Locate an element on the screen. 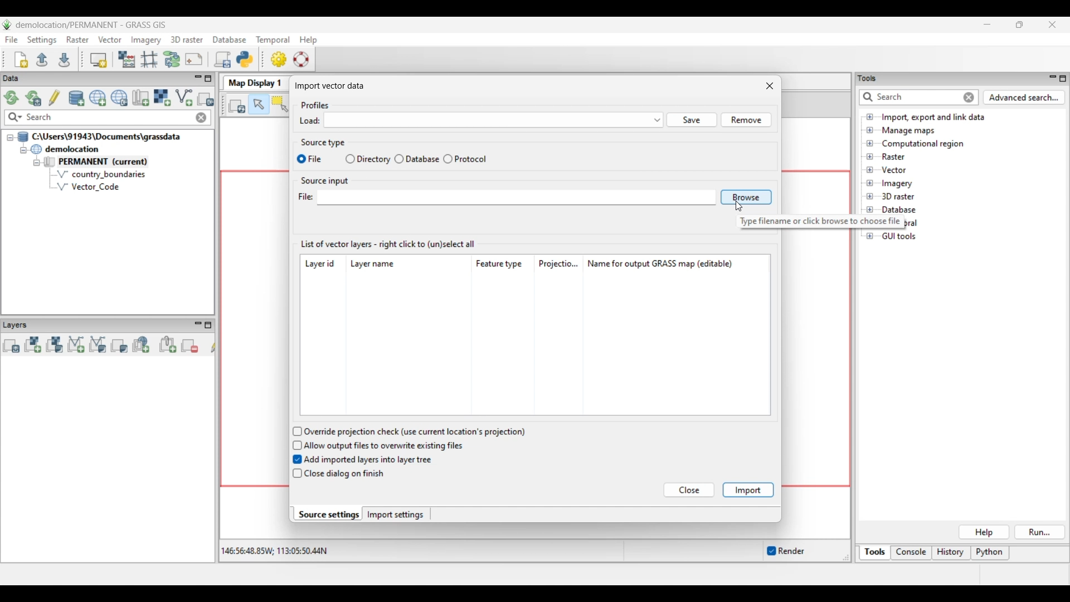 The width and height of the screenshot is (1070, 602). Cartographic composer is located at coordinates (194, 60).